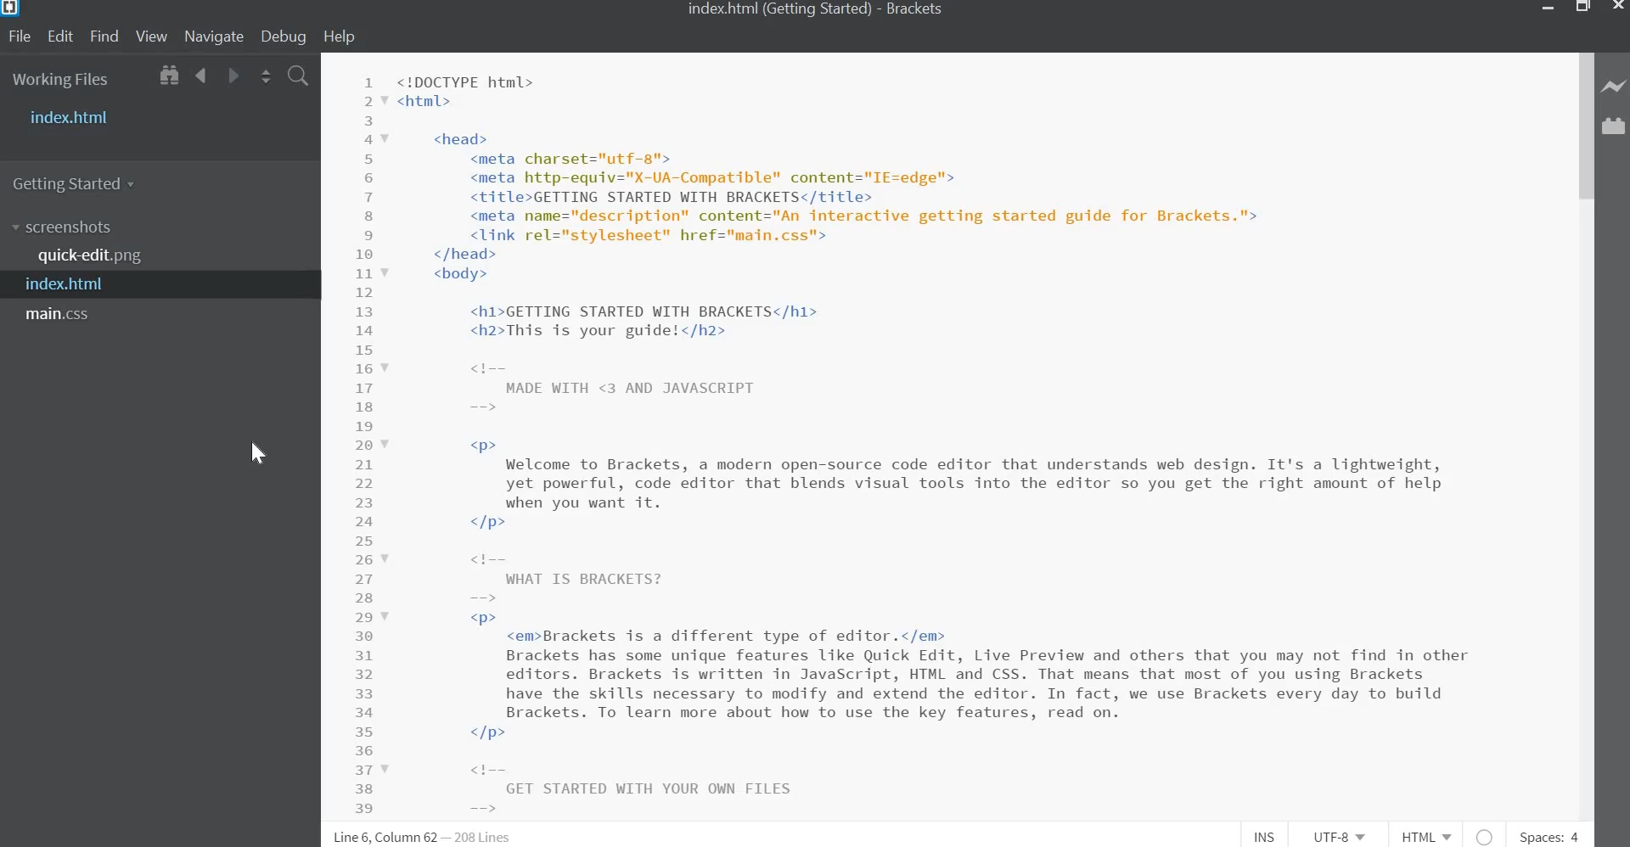 The width and height of the screenshot is (1630, 847). Describe the element at coordinates (167, 77) in the screenshot. I see `Show in File Tree` at that location.